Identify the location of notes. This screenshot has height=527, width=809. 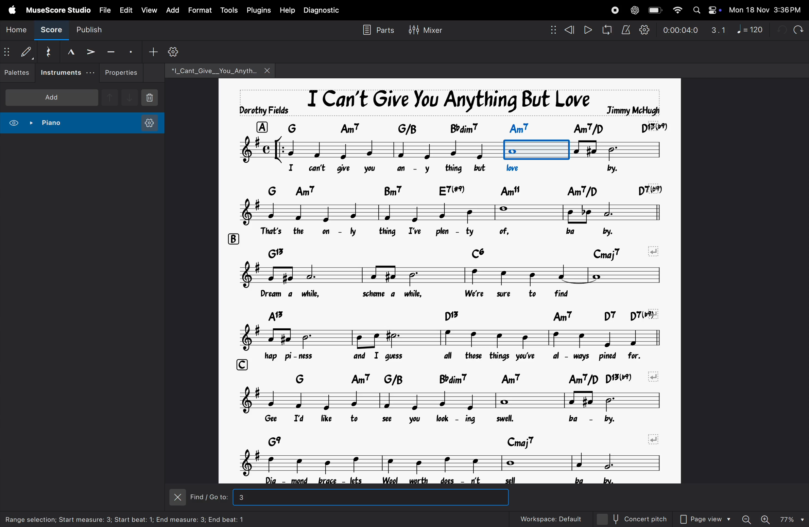
(456, 401).